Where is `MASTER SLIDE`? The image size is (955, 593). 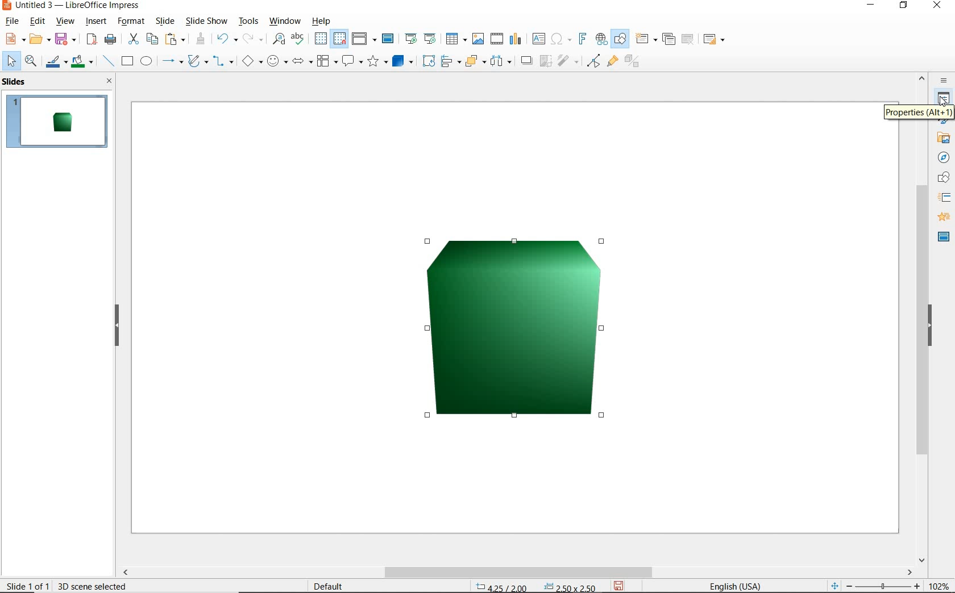 MASTER SLIDE is located at coordinates (942, 237).